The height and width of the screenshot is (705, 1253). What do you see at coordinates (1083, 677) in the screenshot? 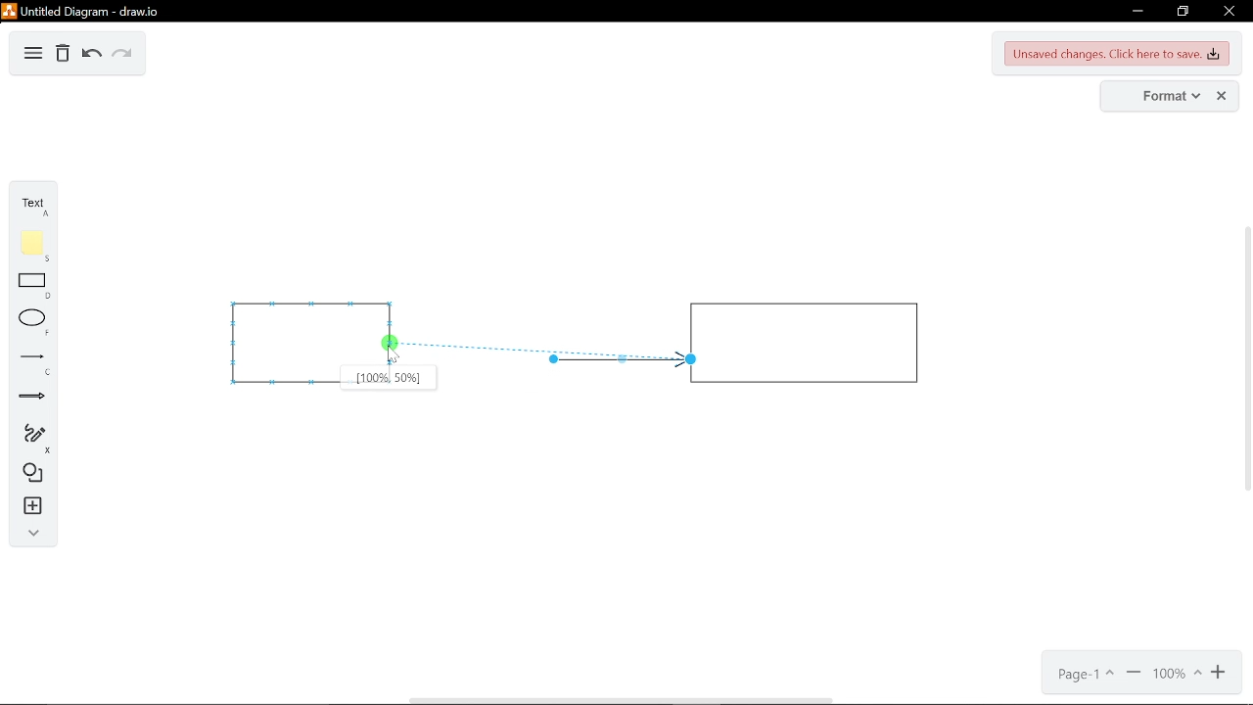
I see `current page` at bounding box center [1083, 677].